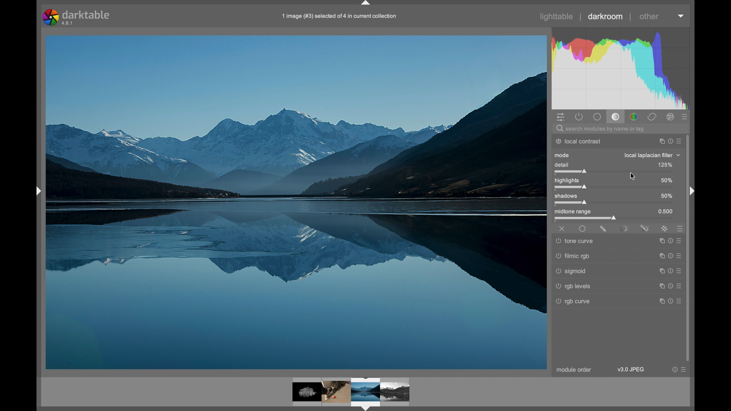 The height and width of the screenshot is (411, 731). I want to click on v3.9 jpeg, so click(631, 370).